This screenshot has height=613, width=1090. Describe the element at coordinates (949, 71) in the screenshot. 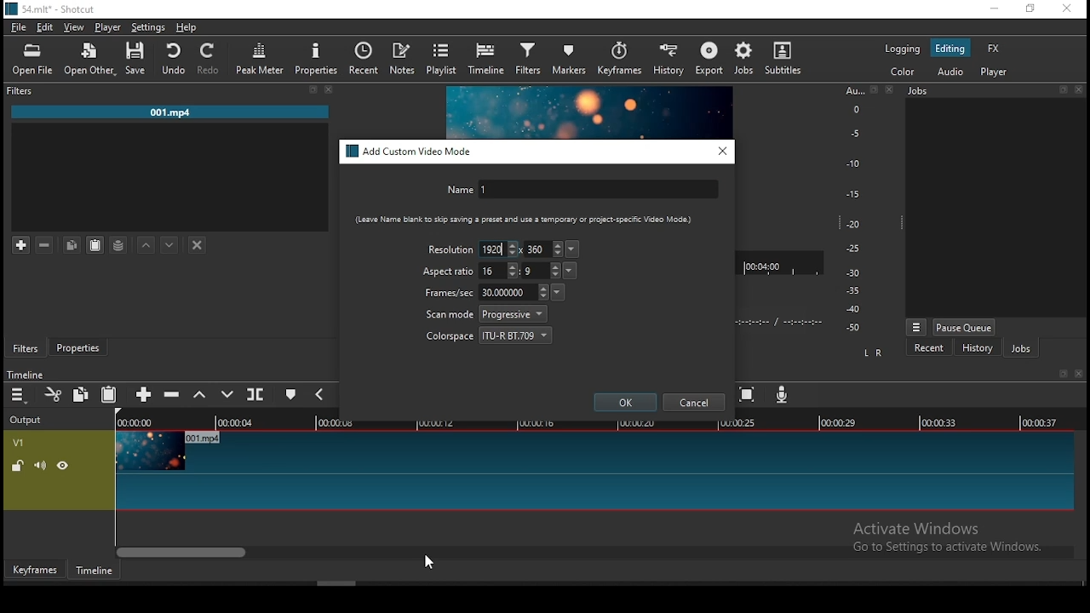

I see `audio` at that location.